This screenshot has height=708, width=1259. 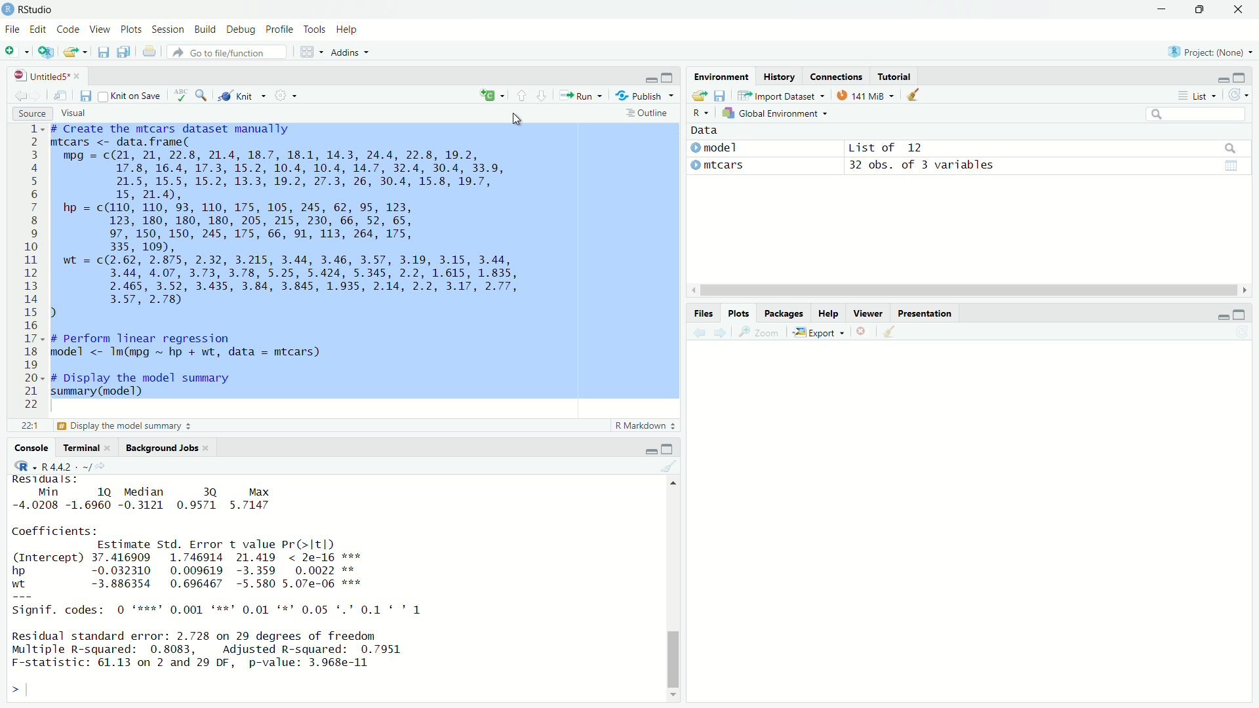 What do you see at coordinates (699, 96) in the screenshot?
I see `open` at bounding box center [699, 96].